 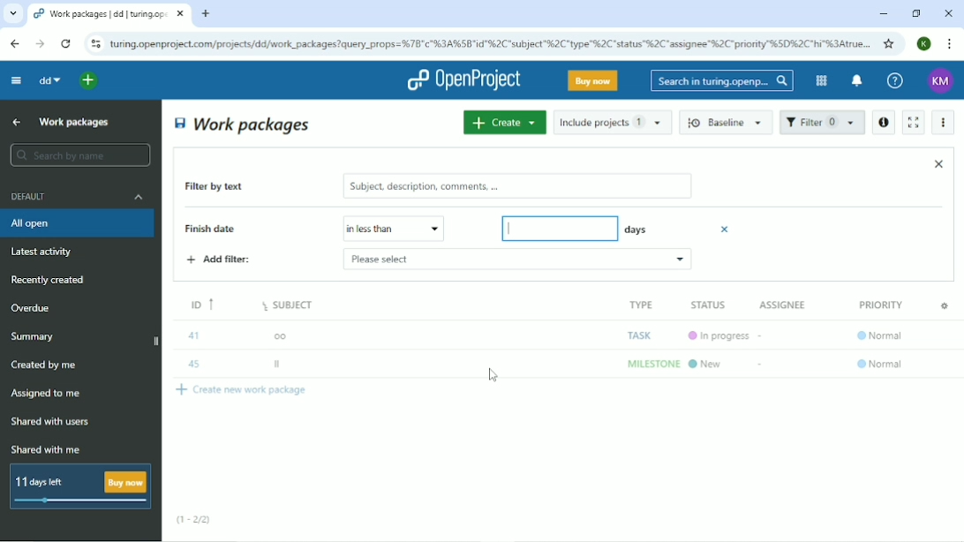 I want to click on typing cursor, so click(x=510, y=227).